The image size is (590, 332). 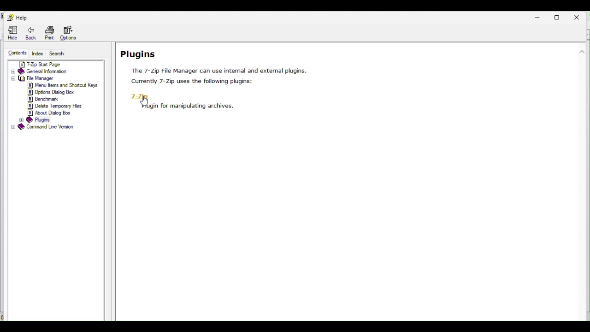 What do you see at coordinates (47, 99) in the screenshot?
I see `benchmark` at bounding box center [47, 99].